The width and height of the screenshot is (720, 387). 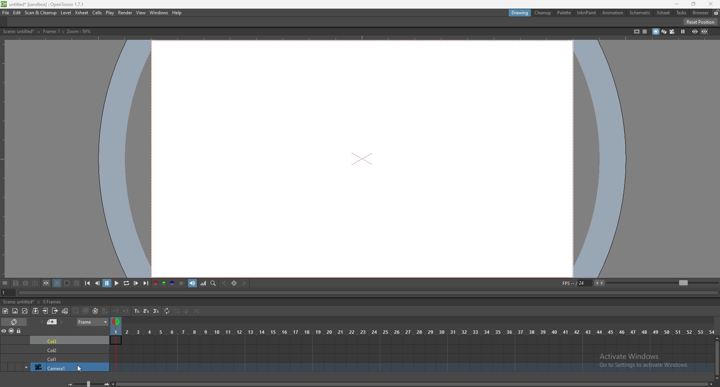 I want to click on last frame, so click(x=145, y=283).